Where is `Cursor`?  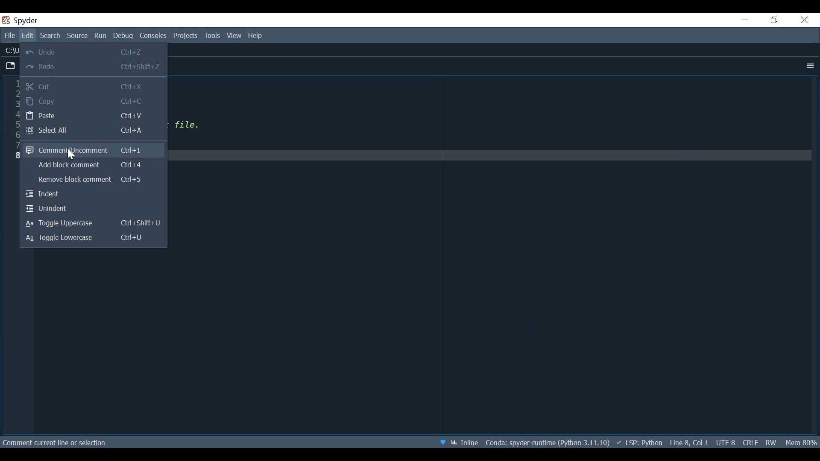
Cursor is located at coordinates (73, 155).